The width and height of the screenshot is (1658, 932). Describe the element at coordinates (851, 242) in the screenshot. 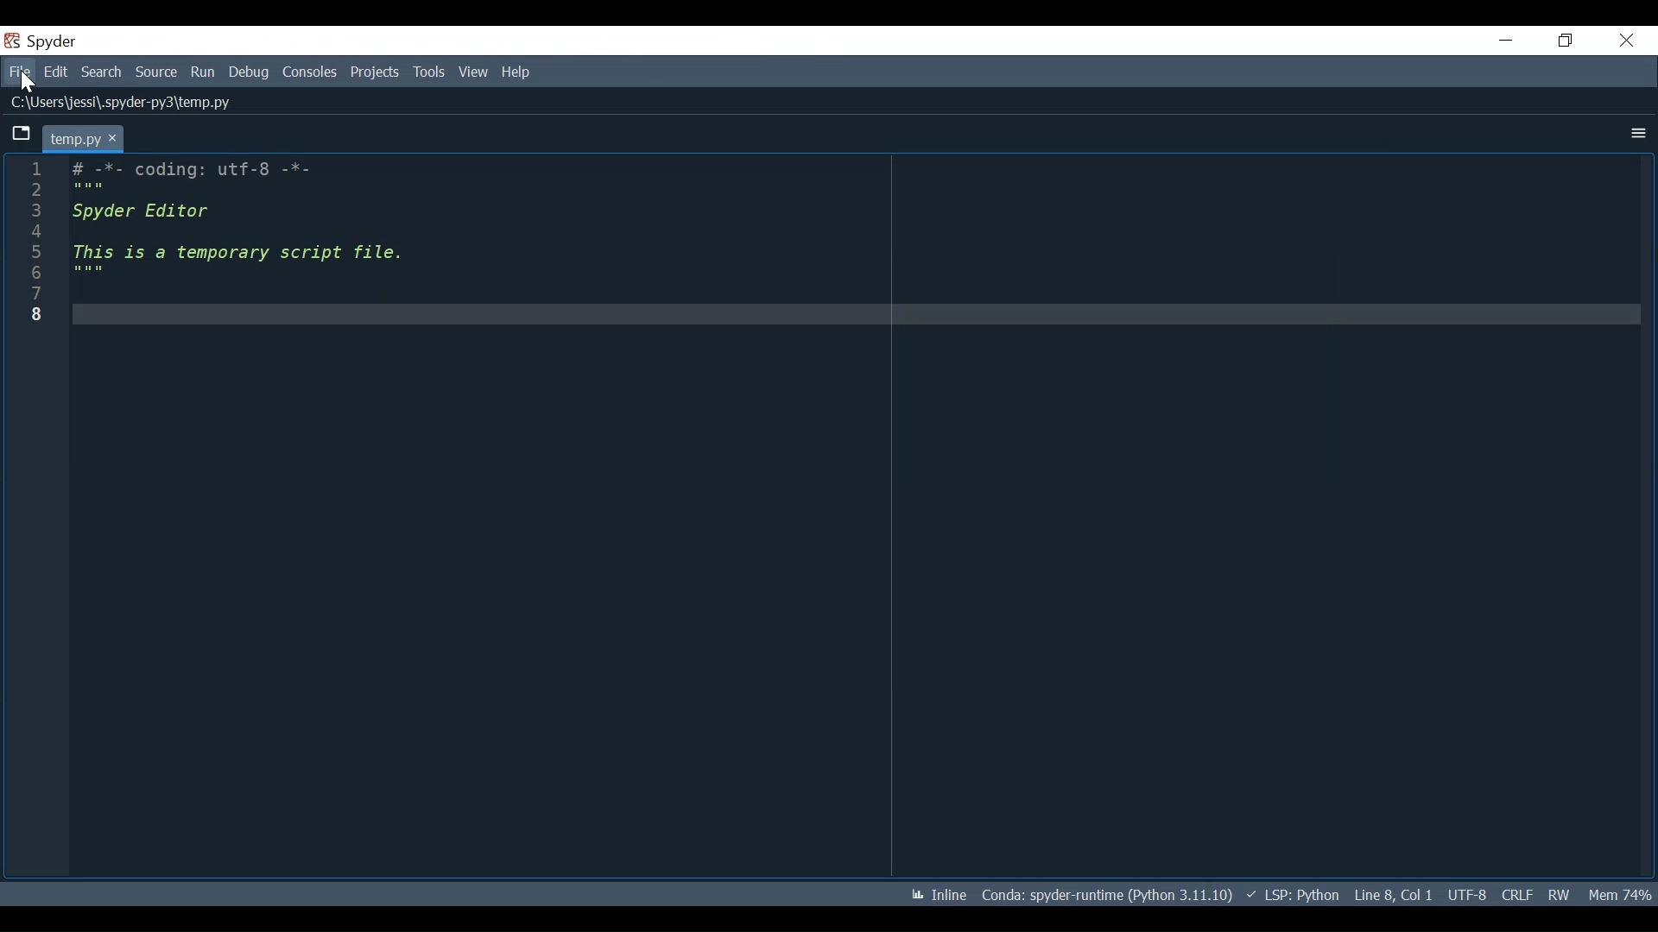

I see `# -*- coding: utf-8 -*- """ Spyder Editor  This is a temporary script file. """` at that location.